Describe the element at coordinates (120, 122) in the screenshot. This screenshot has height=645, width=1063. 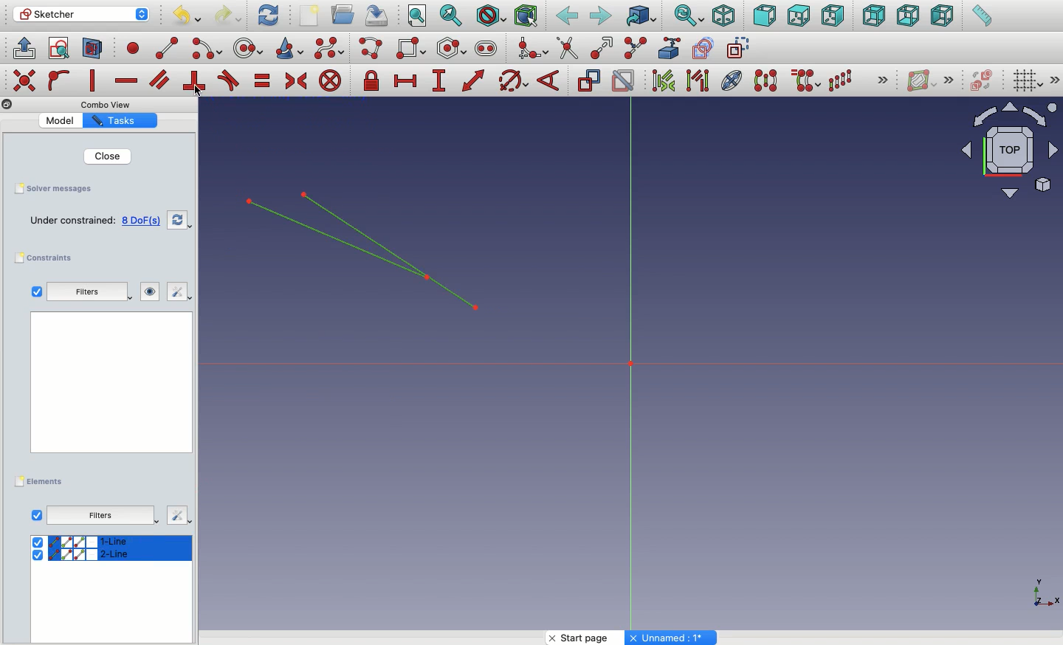
I see `Property ` at that location.